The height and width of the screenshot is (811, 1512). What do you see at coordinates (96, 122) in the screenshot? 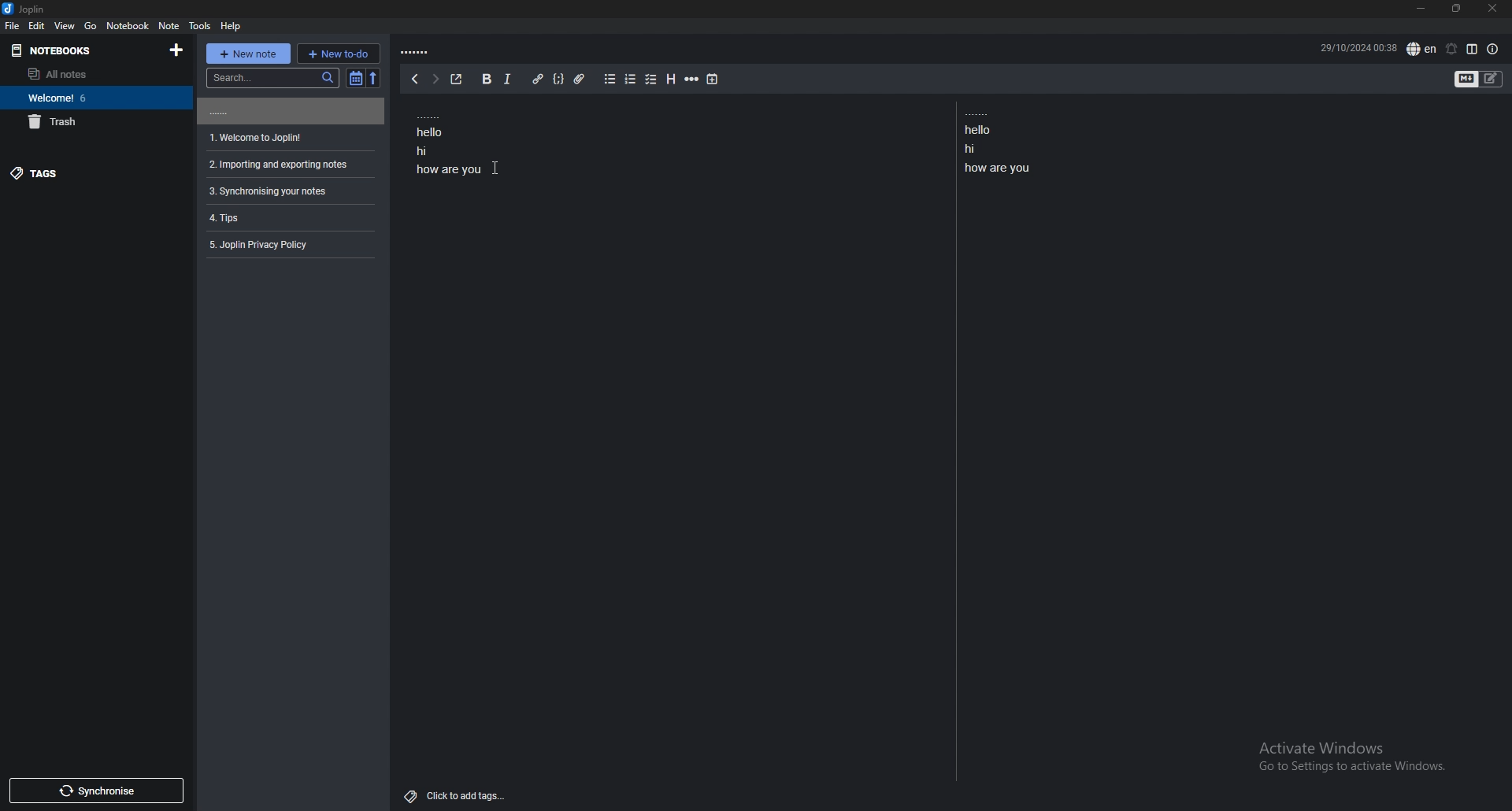
I see `trash` at bounding box center [96, 122].